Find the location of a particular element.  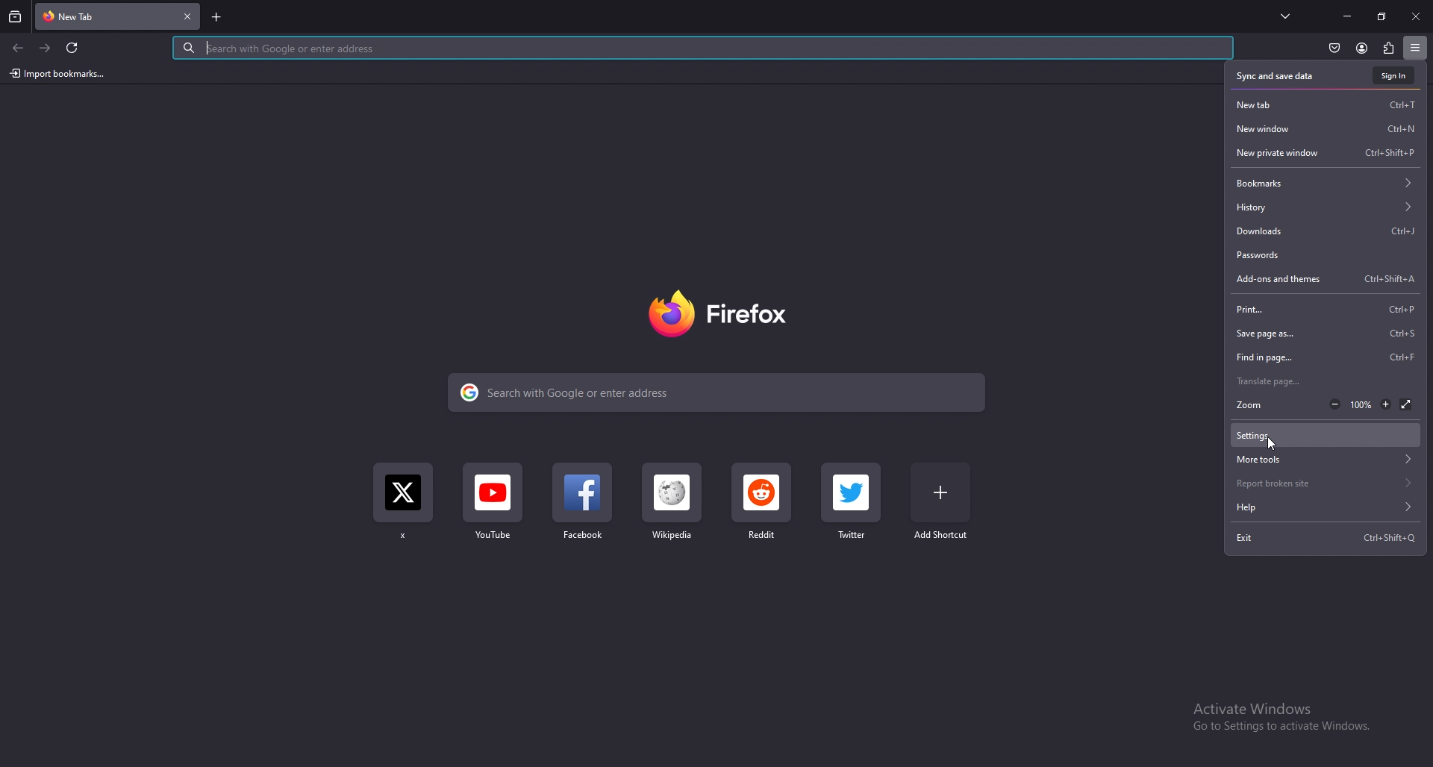

exit is located at coordinates (1329, 537).